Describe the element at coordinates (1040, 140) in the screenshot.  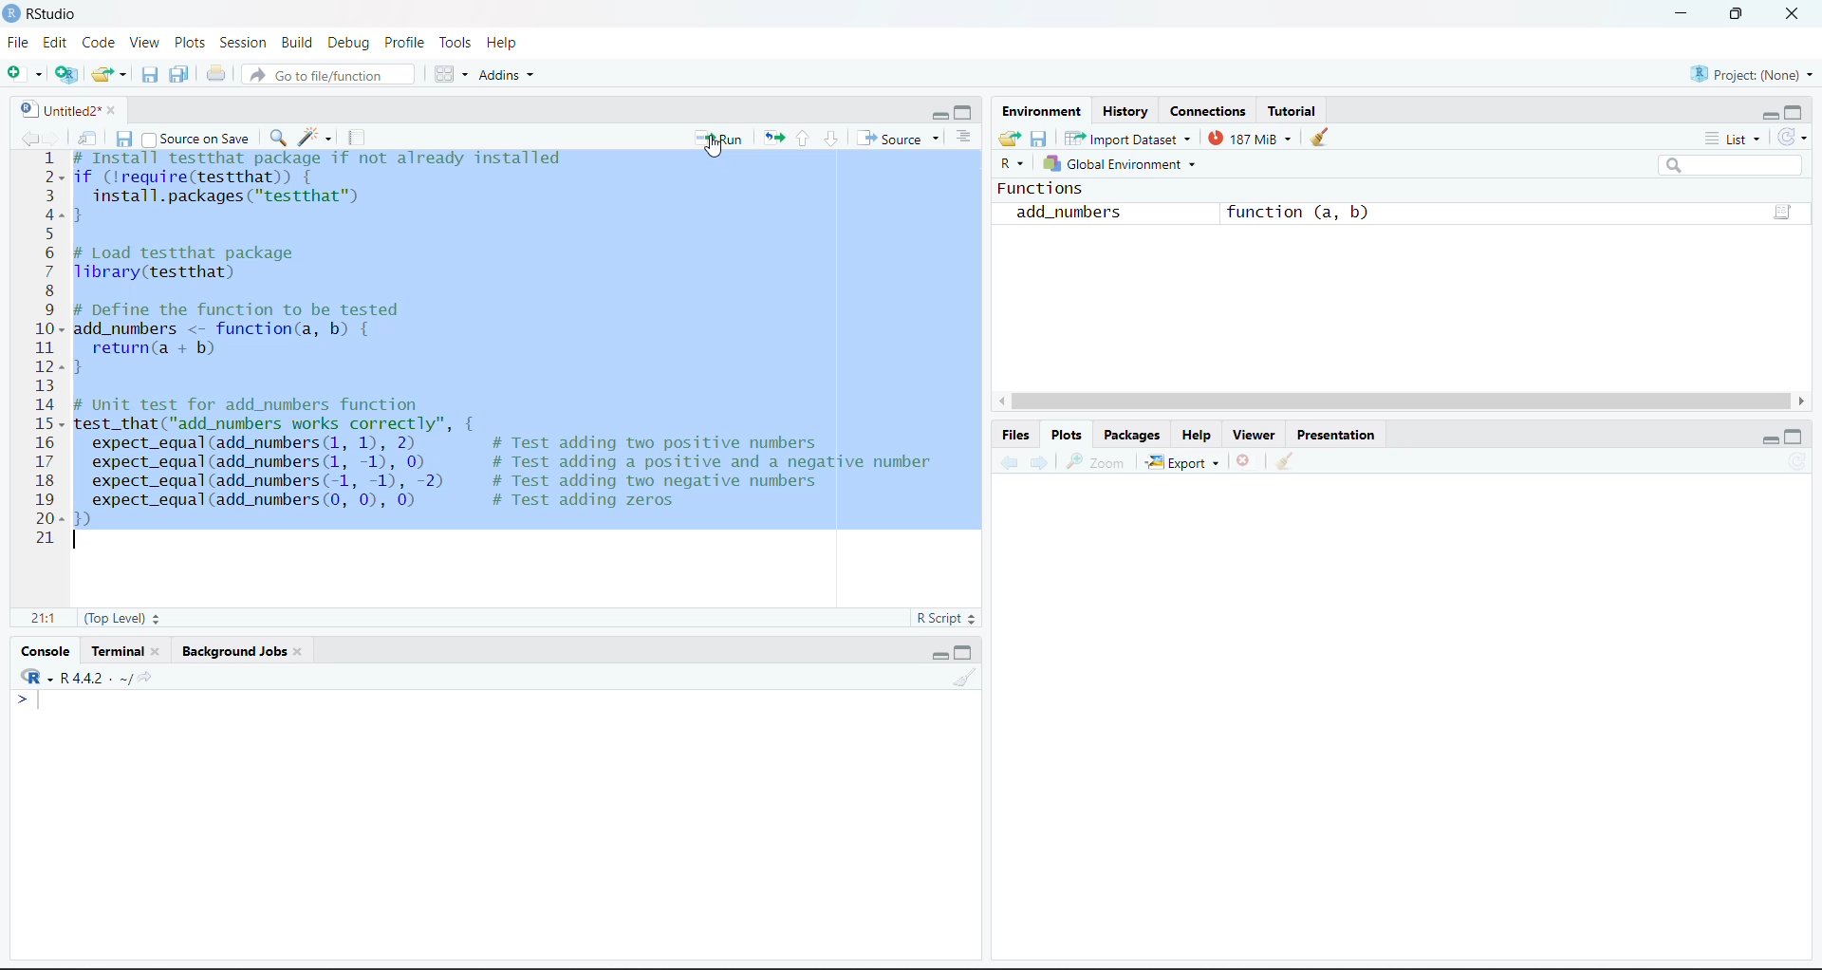
I see `save workspace` at that location.